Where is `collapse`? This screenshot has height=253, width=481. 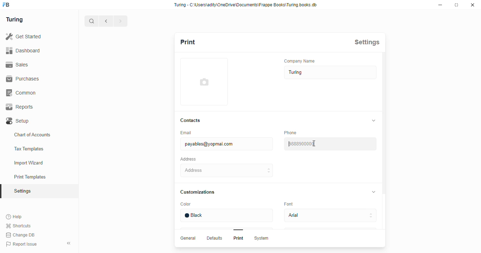 collapse is located at coordinates (372, 192).